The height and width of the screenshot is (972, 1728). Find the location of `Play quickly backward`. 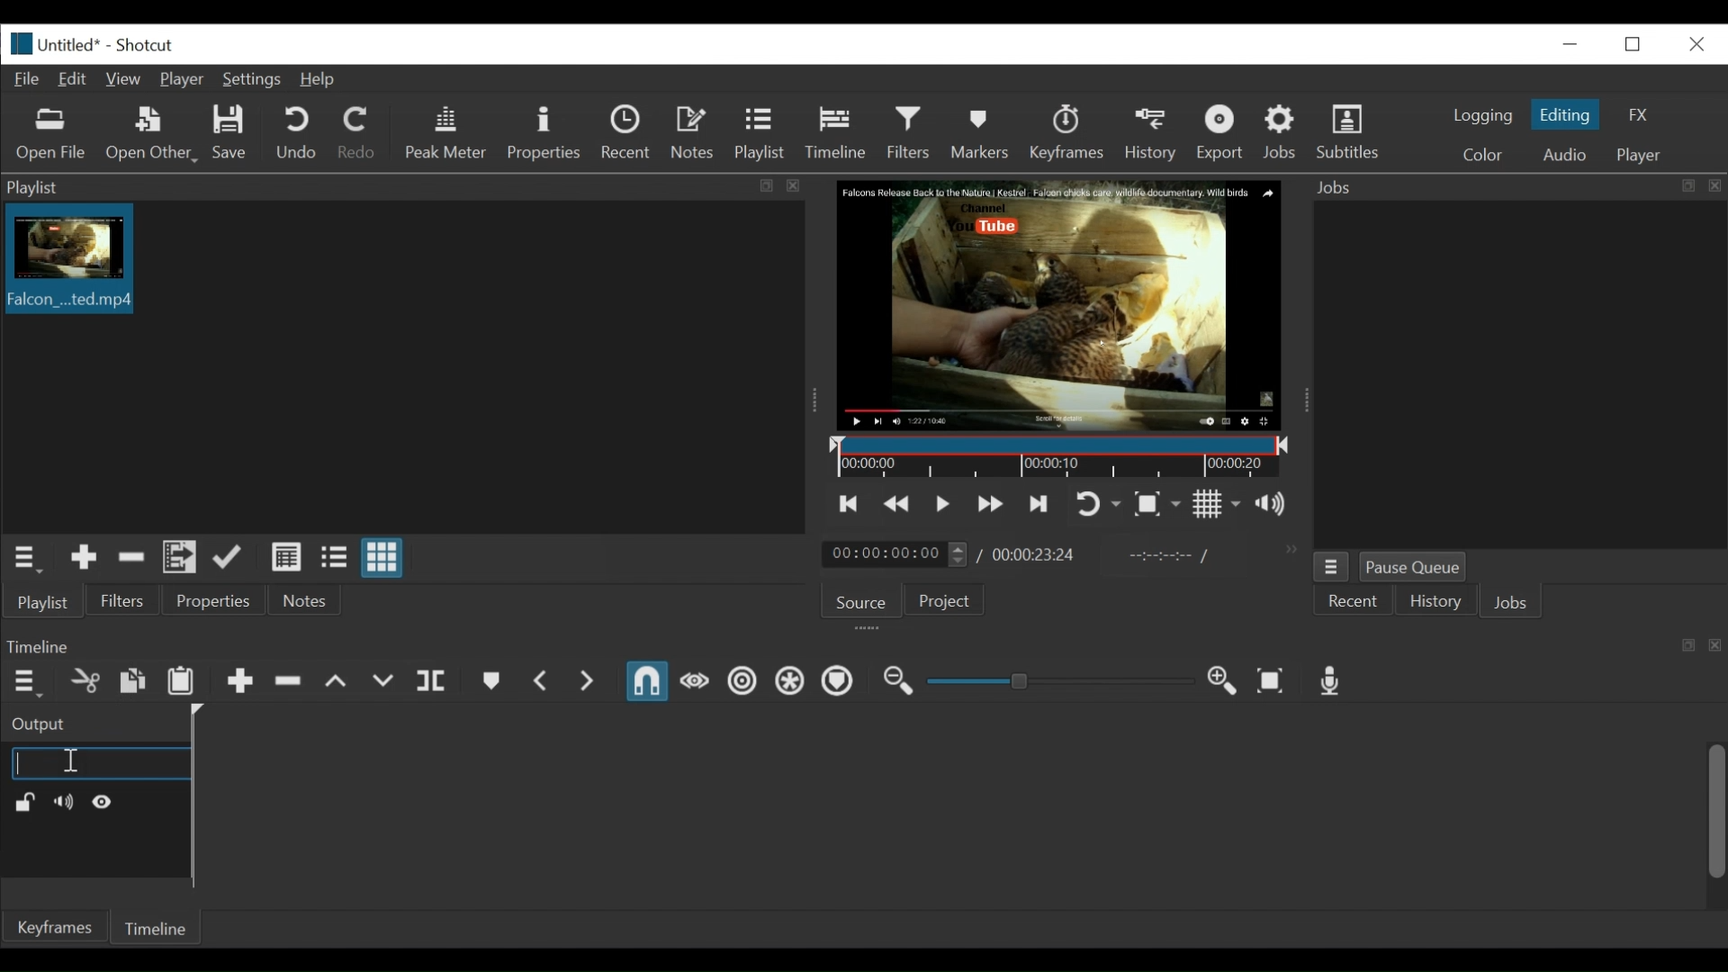

Play quickly backward is located at coordinates (898, 504).